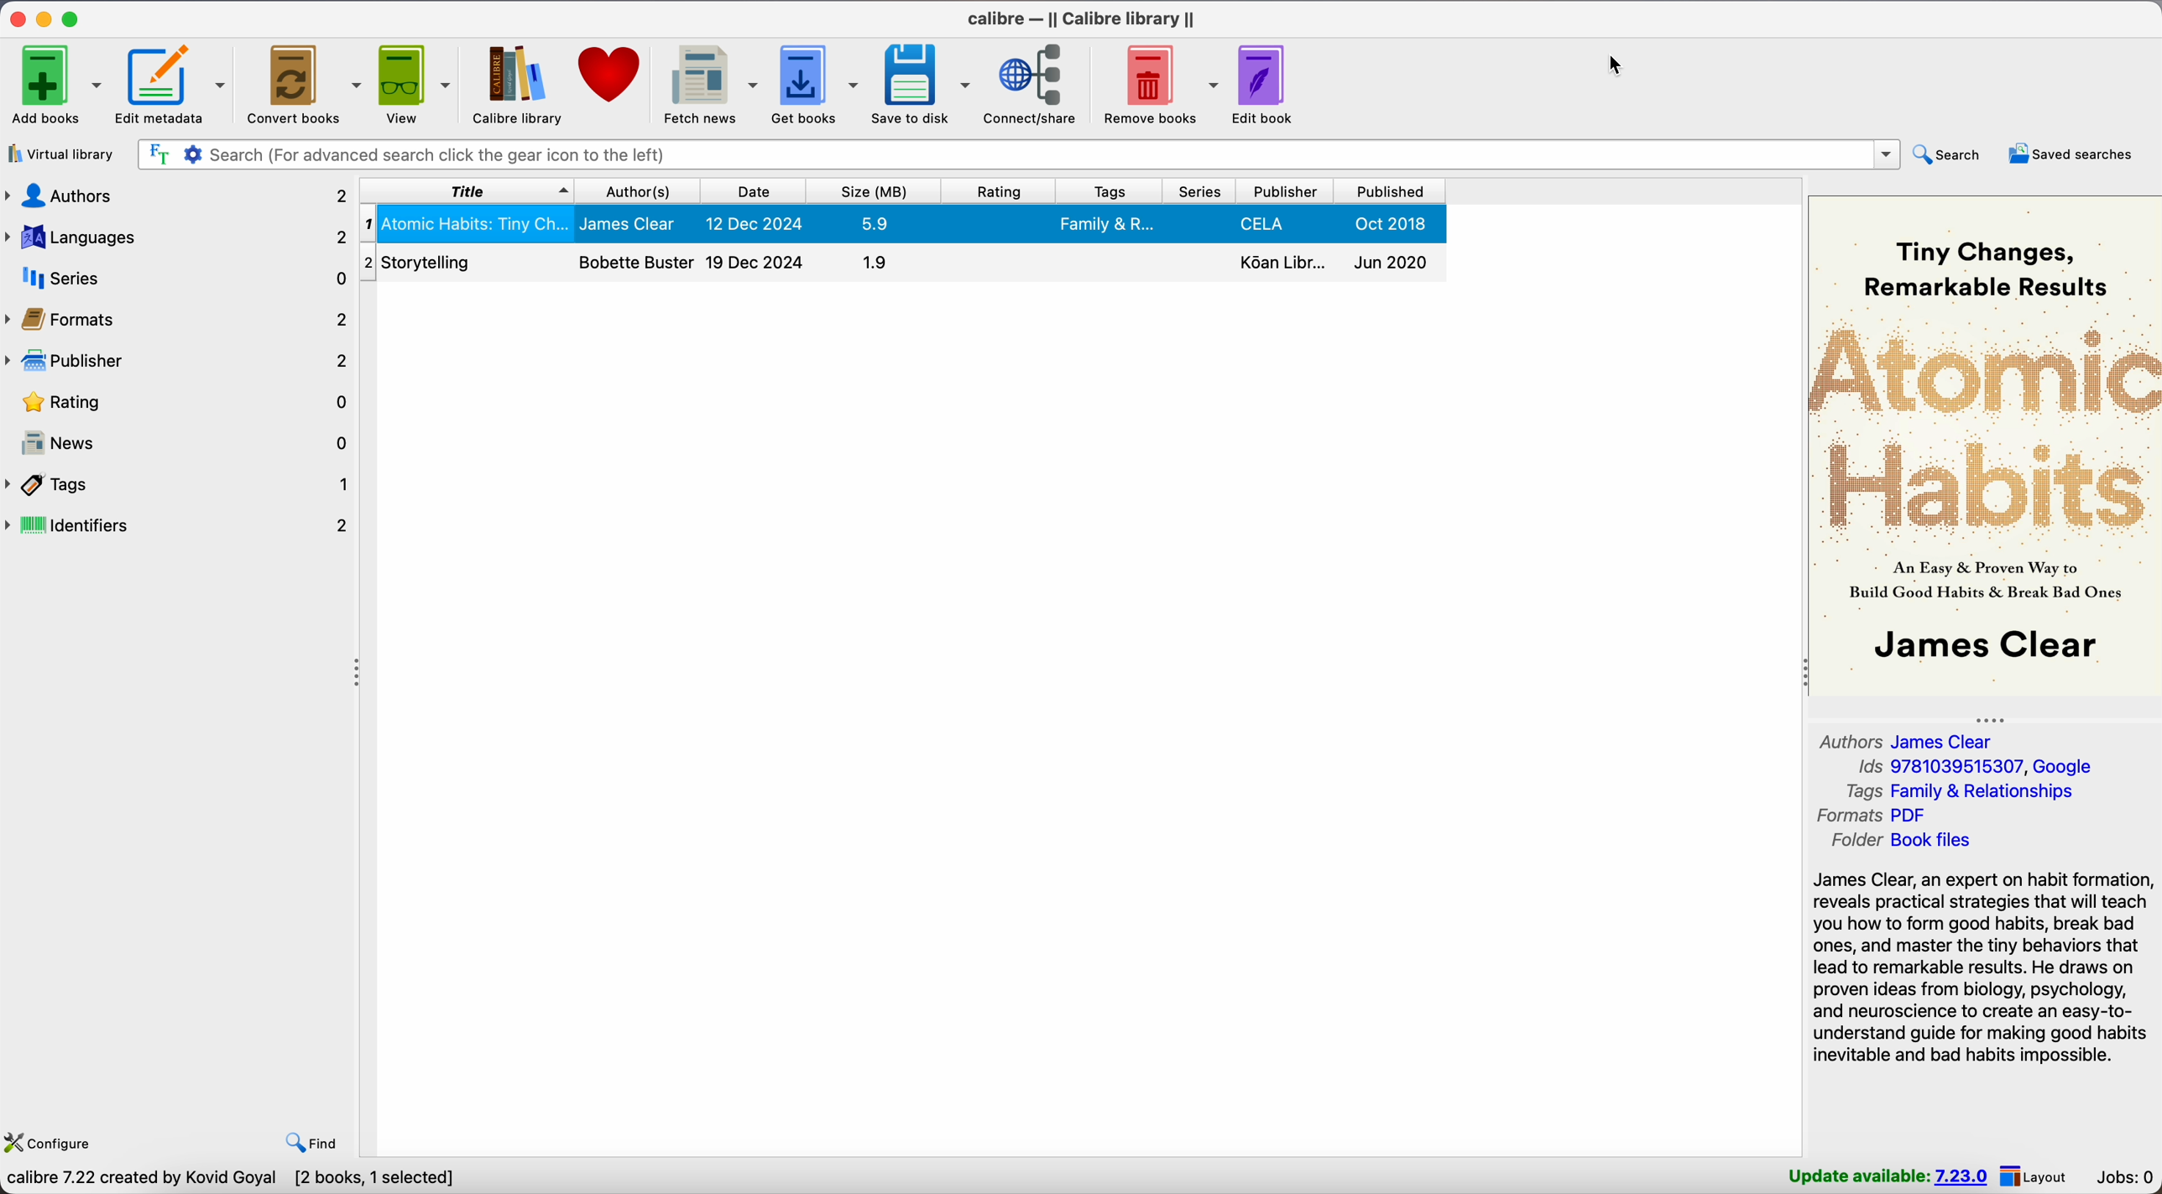 The image size is (2162, 1194). I want to click on authors James Clear, so click(1907, 742).